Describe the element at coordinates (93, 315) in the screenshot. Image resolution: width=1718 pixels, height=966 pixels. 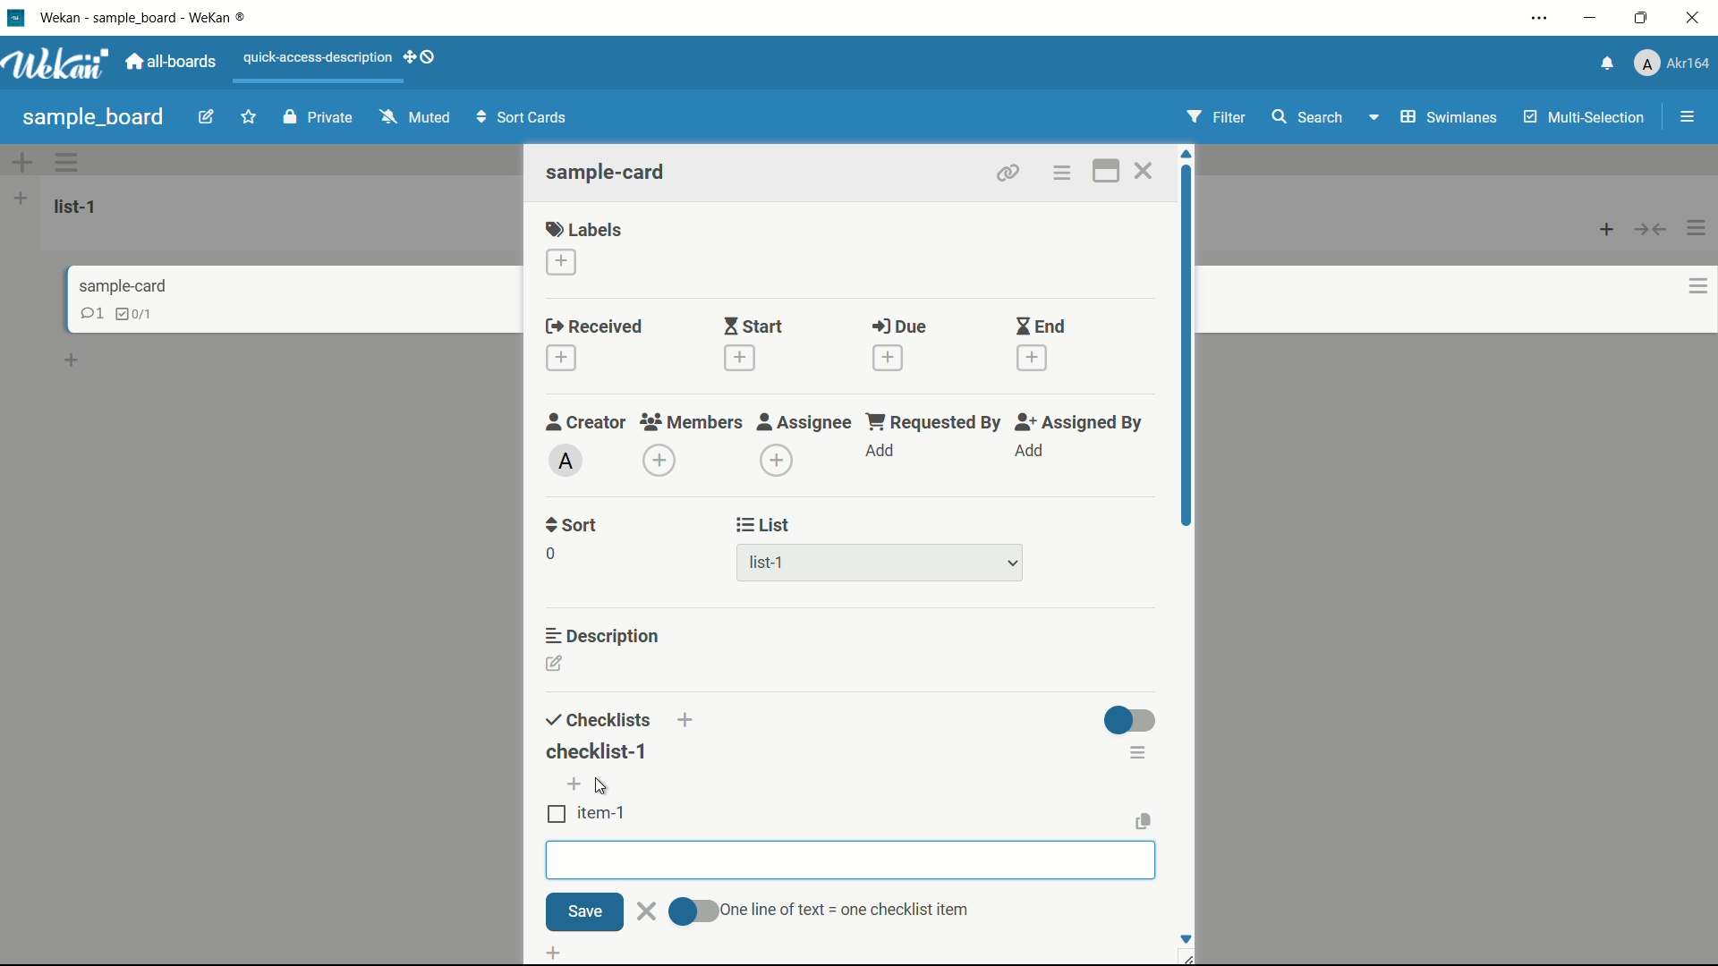
I see `comments` at that location.